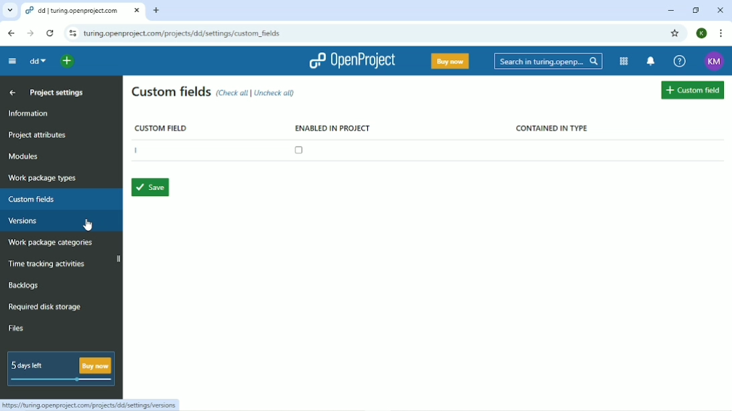 The width and height of the screenshot is (732, 411). Describe the element at coordinates (19, 327) in the screenshot. I see `Files` at that location.